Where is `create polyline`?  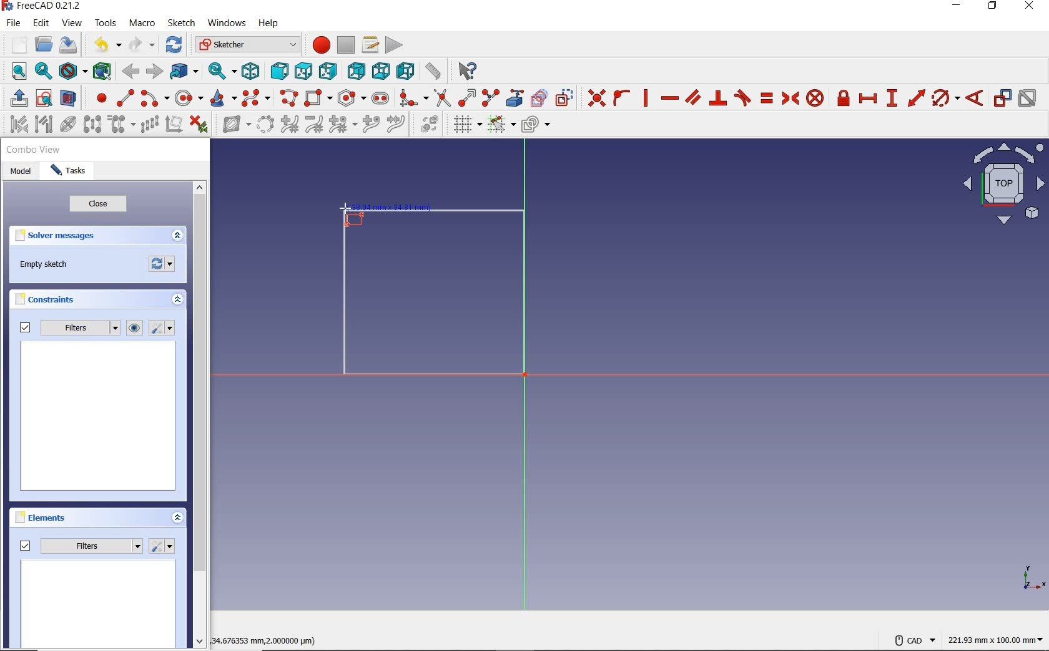 create polyline is located at coordinates (289, 99).